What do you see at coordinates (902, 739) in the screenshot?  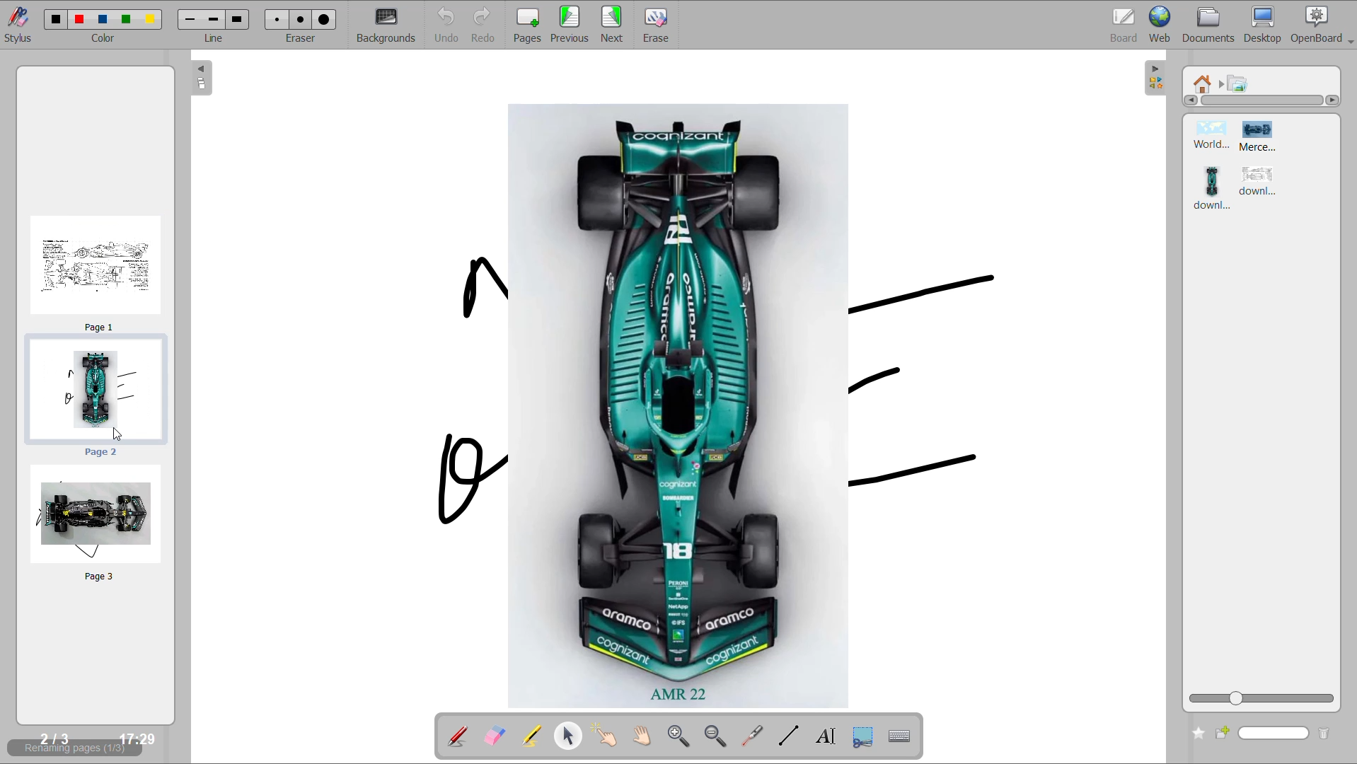 I see `create virtual keyboard` at bounding box center [902, 739].